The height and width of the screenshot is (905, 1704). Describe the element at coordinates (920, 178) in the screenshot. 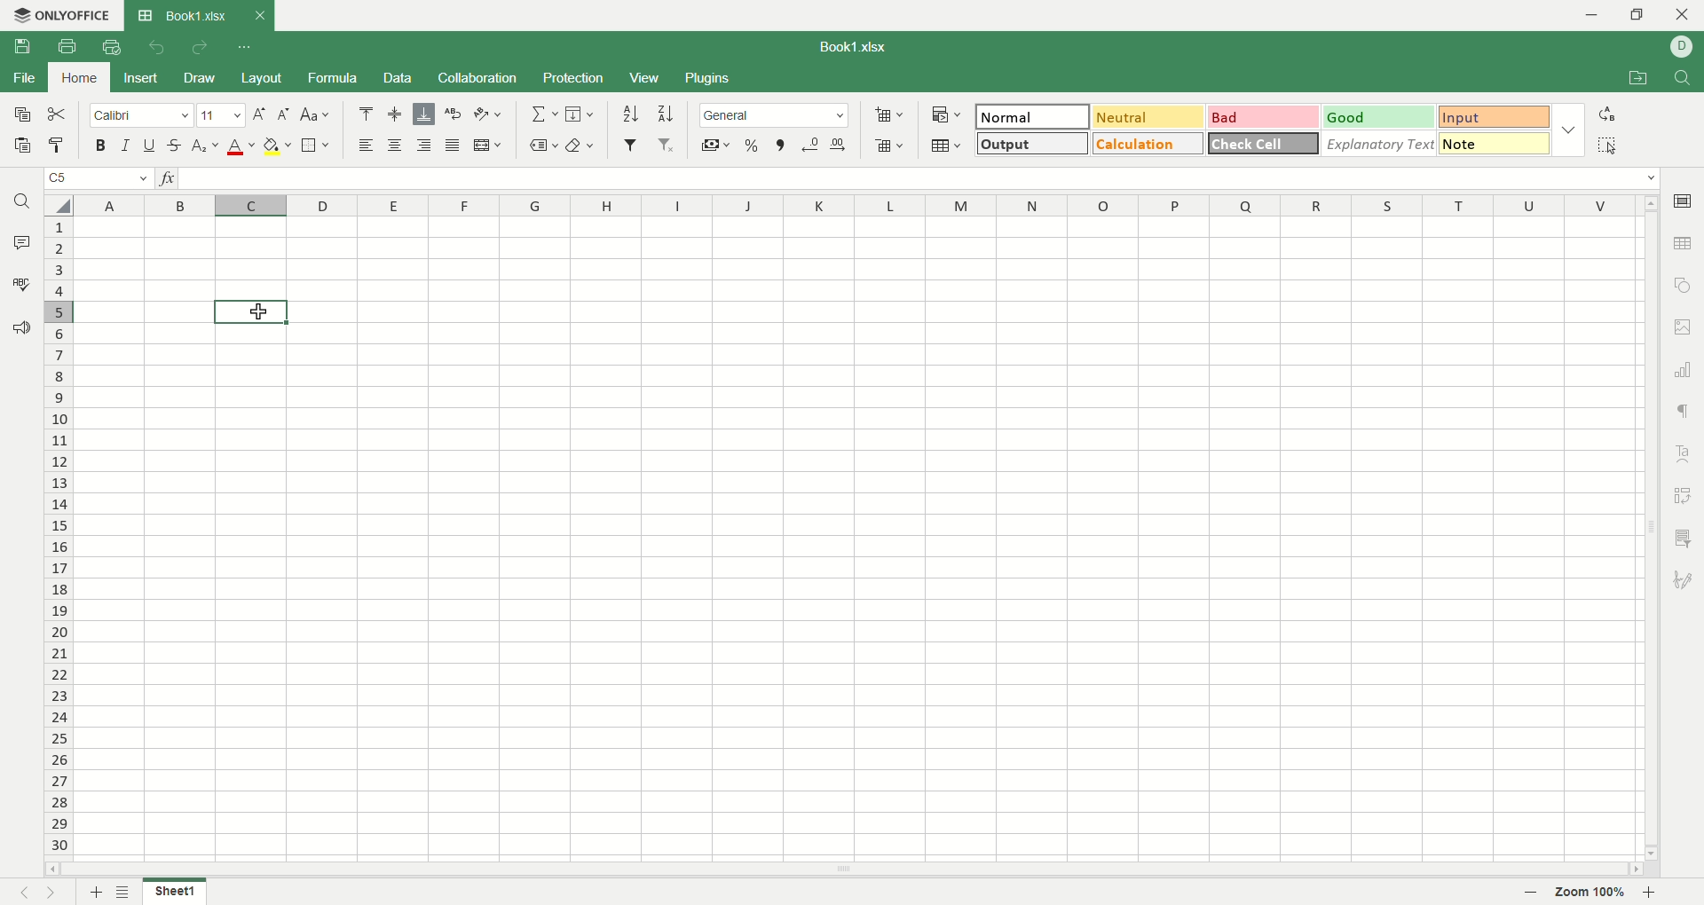

I see `formula bar` at that location.